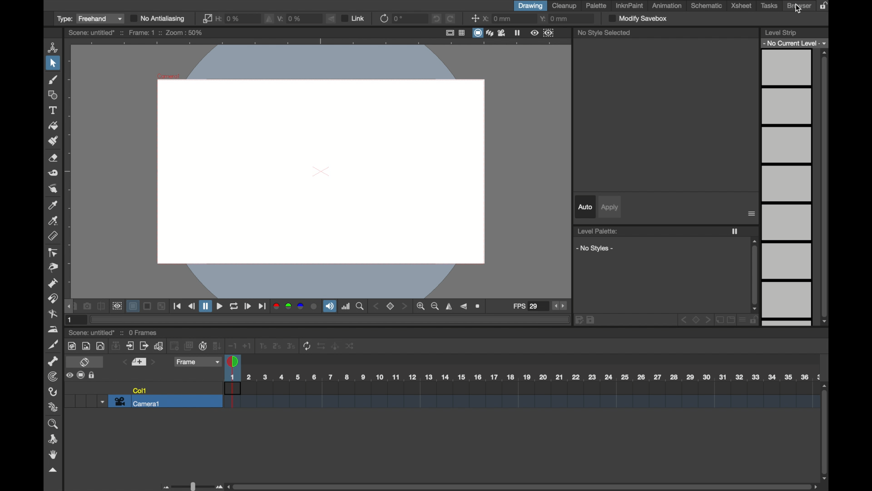 This screenshot has width=872, height=491. Describe the element at coordinates (53, 141) in the screenshot. I see `paint brush tool` at that location.